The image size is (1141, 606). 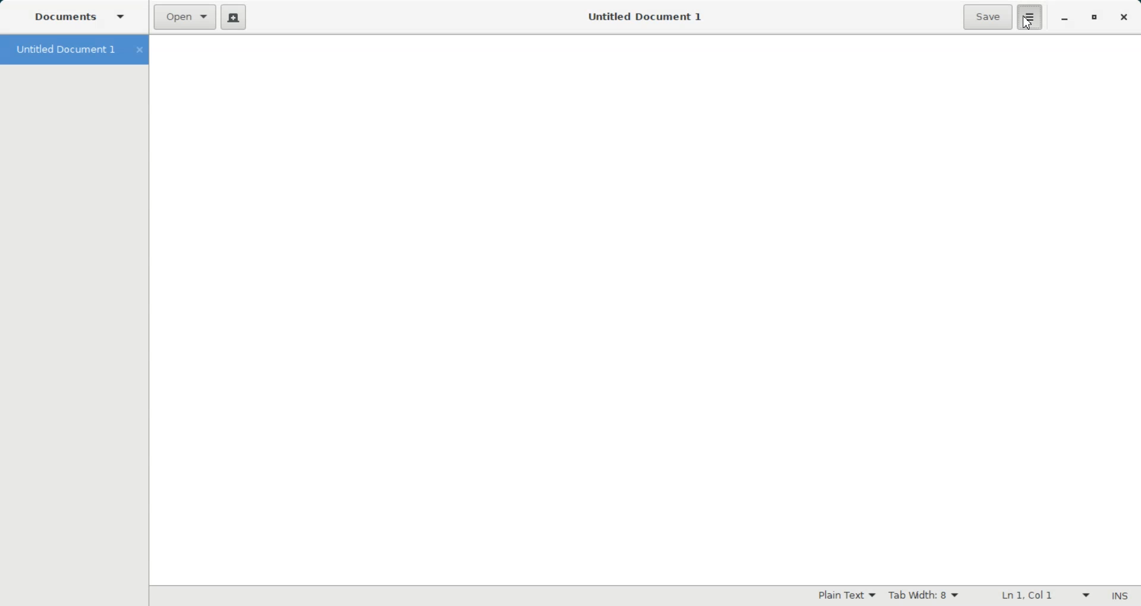 What do you see at coordinates (648, 17) in the screenshot?
I see `Untitled Document 1` at bounding box center [648, 17].